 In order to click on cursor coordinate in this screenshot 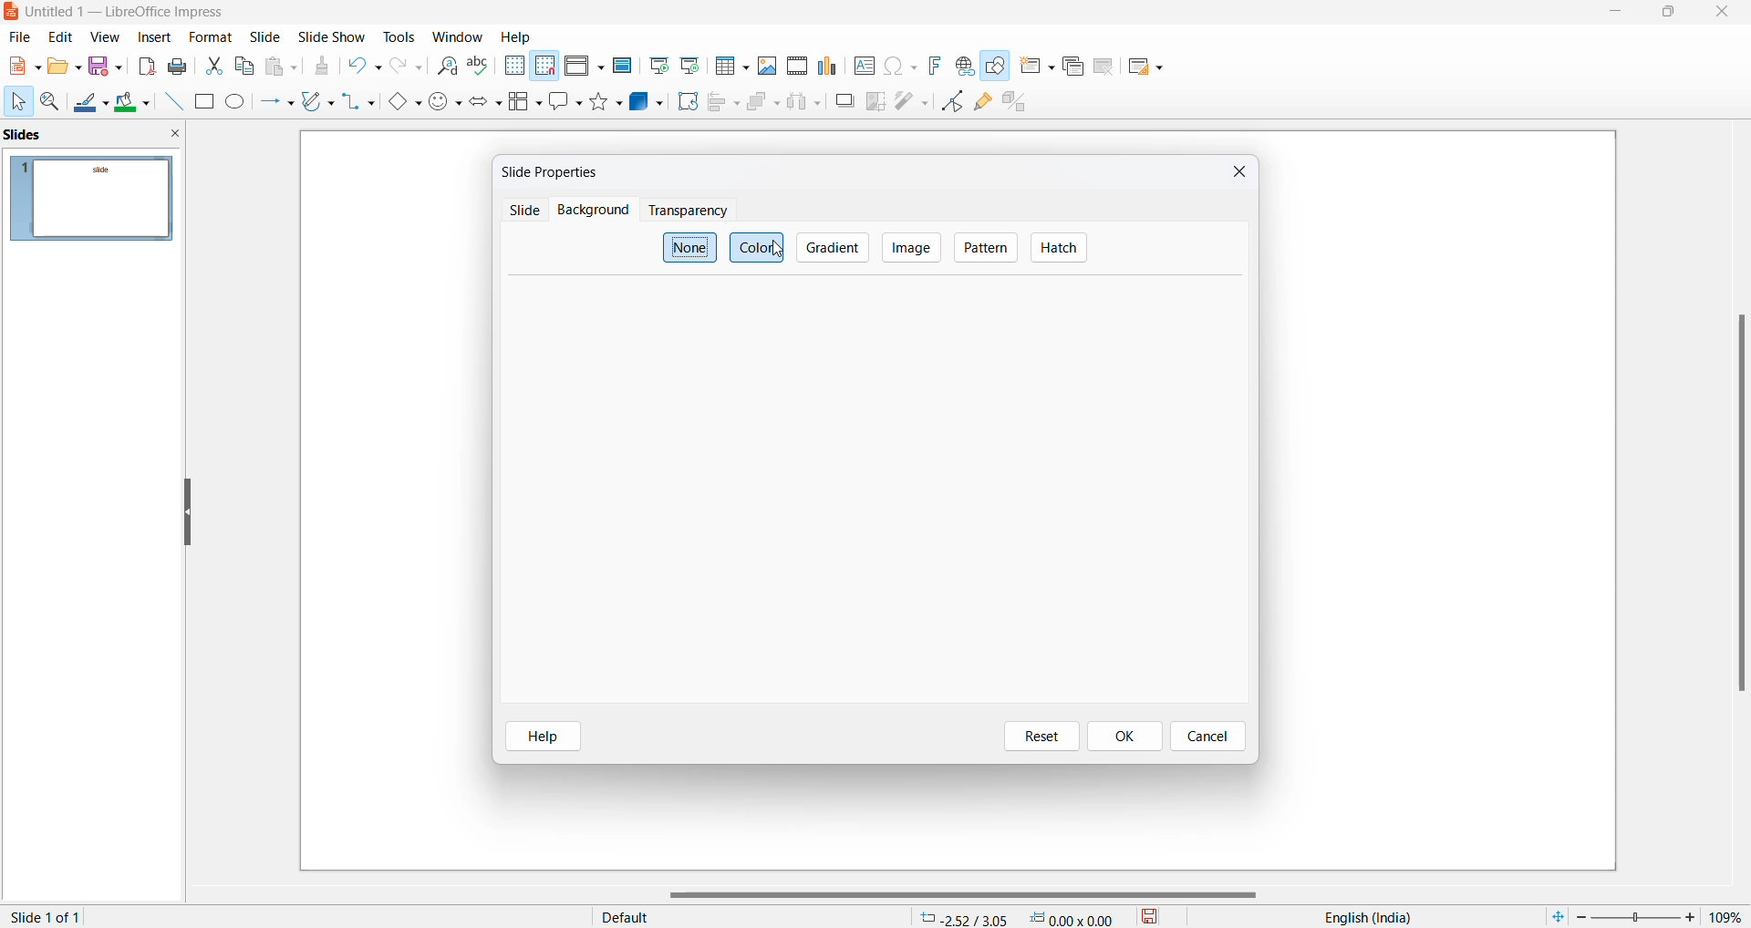, I will do `click(1022, 914)`.